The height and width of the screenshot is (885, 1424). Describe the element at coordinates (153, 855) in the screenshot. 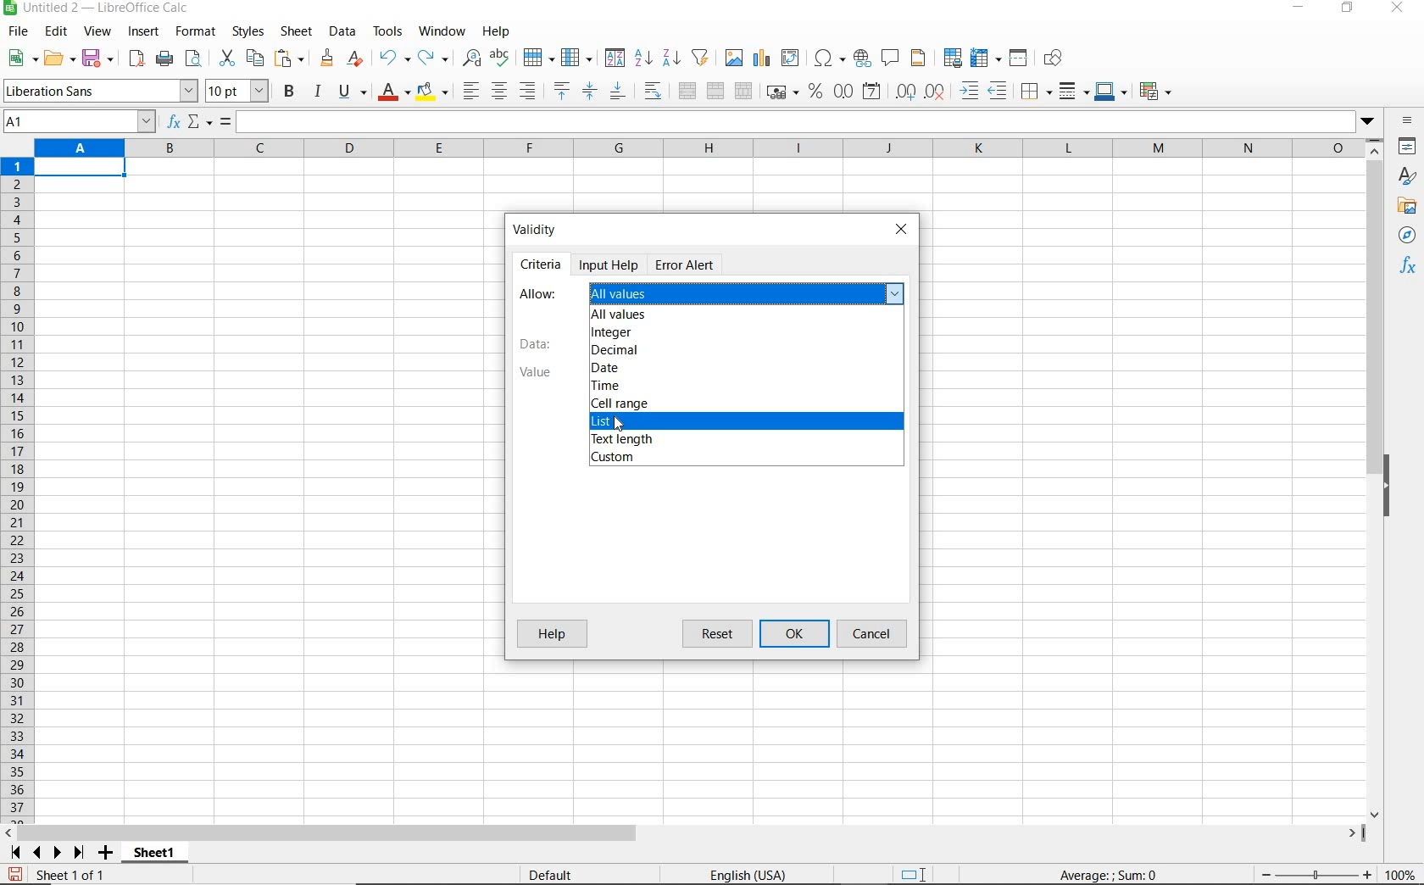

I see `sheet1` at that location.